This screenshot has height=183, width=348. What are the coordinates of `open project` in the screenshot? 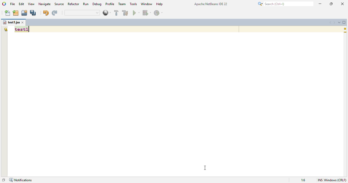 It's located at (24, 13).